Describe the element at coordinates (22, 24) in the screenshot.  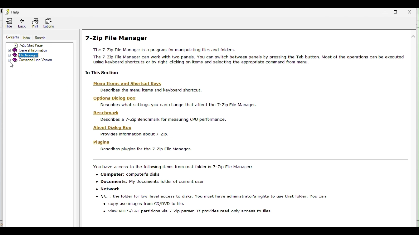
I see `Back` at that location.